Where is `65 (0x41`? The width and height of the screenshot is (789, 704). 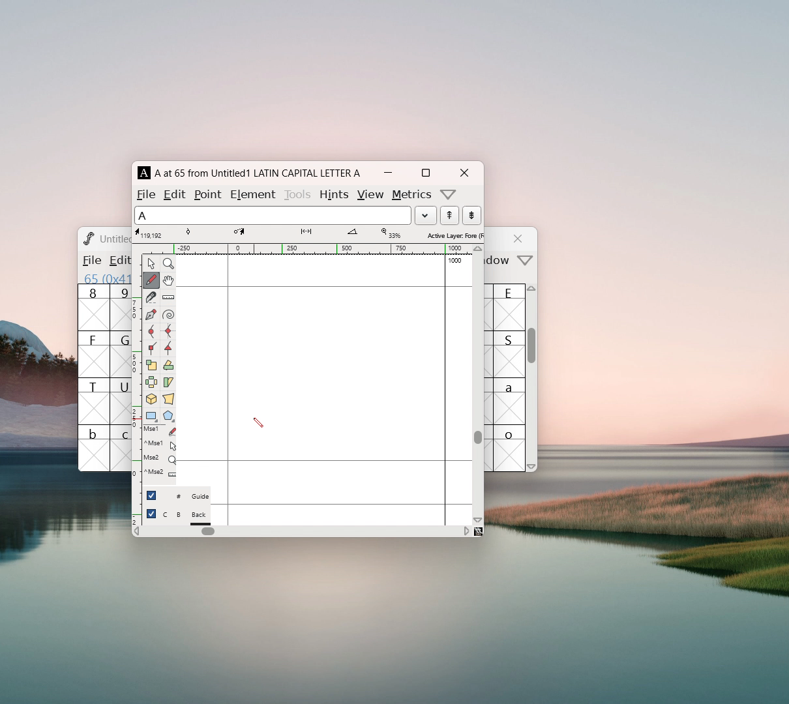 65 (0x41 is located at coordinates (104, 278).